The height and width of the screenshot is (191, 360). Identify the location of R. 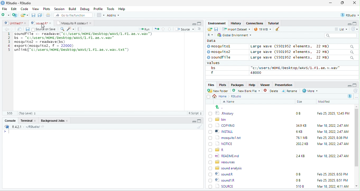
(210, 35).